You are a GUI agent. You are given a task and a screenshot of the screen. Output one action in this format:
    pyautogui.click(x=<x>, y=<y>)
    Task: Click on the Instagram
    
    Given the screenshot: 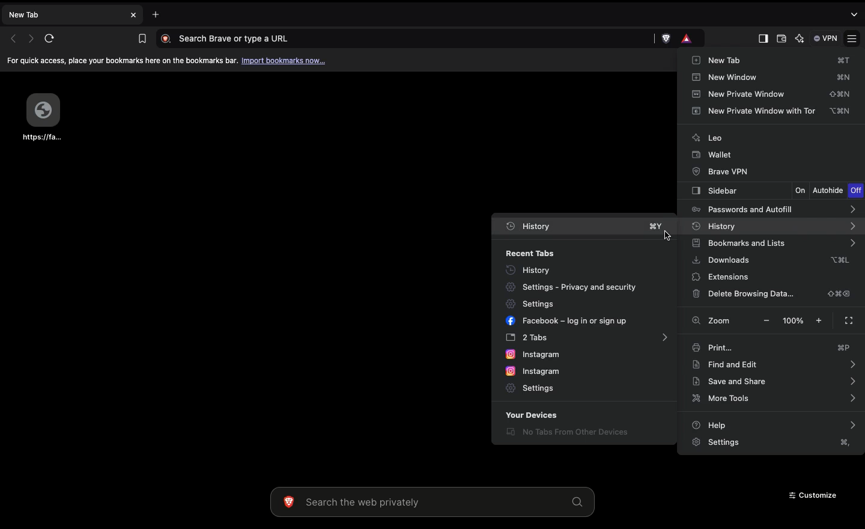 What is the action you would take?
    pyautogui.click(x=534, y=355)
    